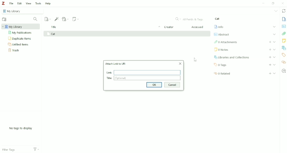 Image resolution: width=287 pixels, height=153 pixels. What do you see at coordinates (284, 62) in the screenshot?
I see `Related` at bounding box center [284, 62].